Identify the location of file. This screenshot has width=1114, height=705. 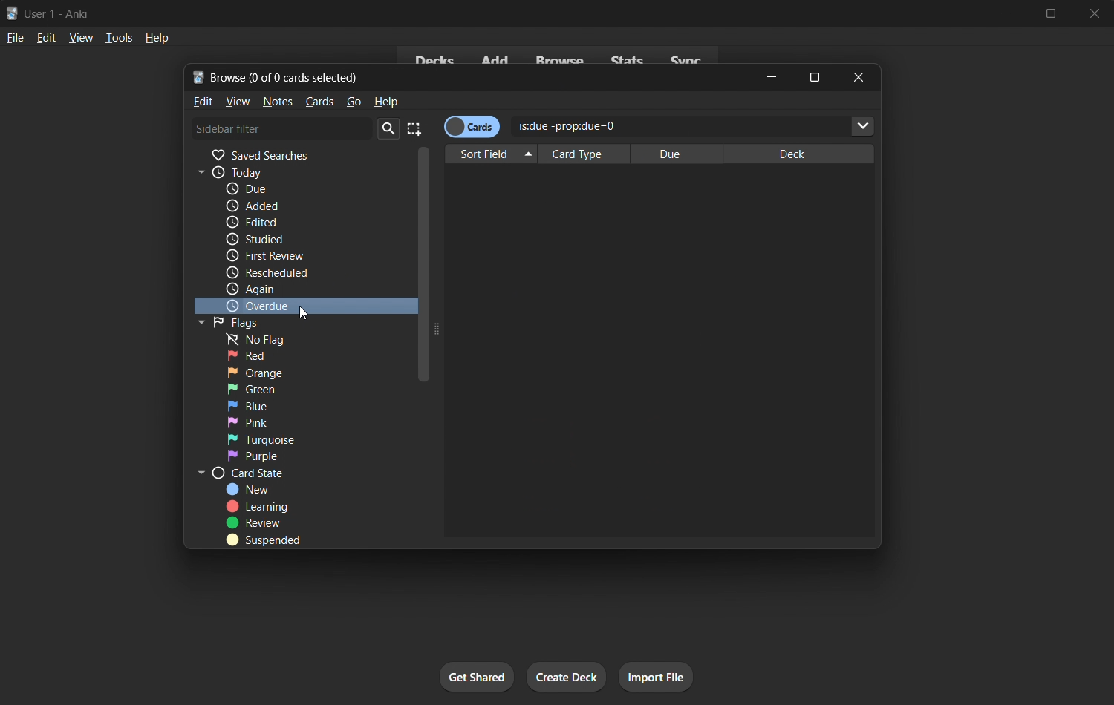
(15, 36).